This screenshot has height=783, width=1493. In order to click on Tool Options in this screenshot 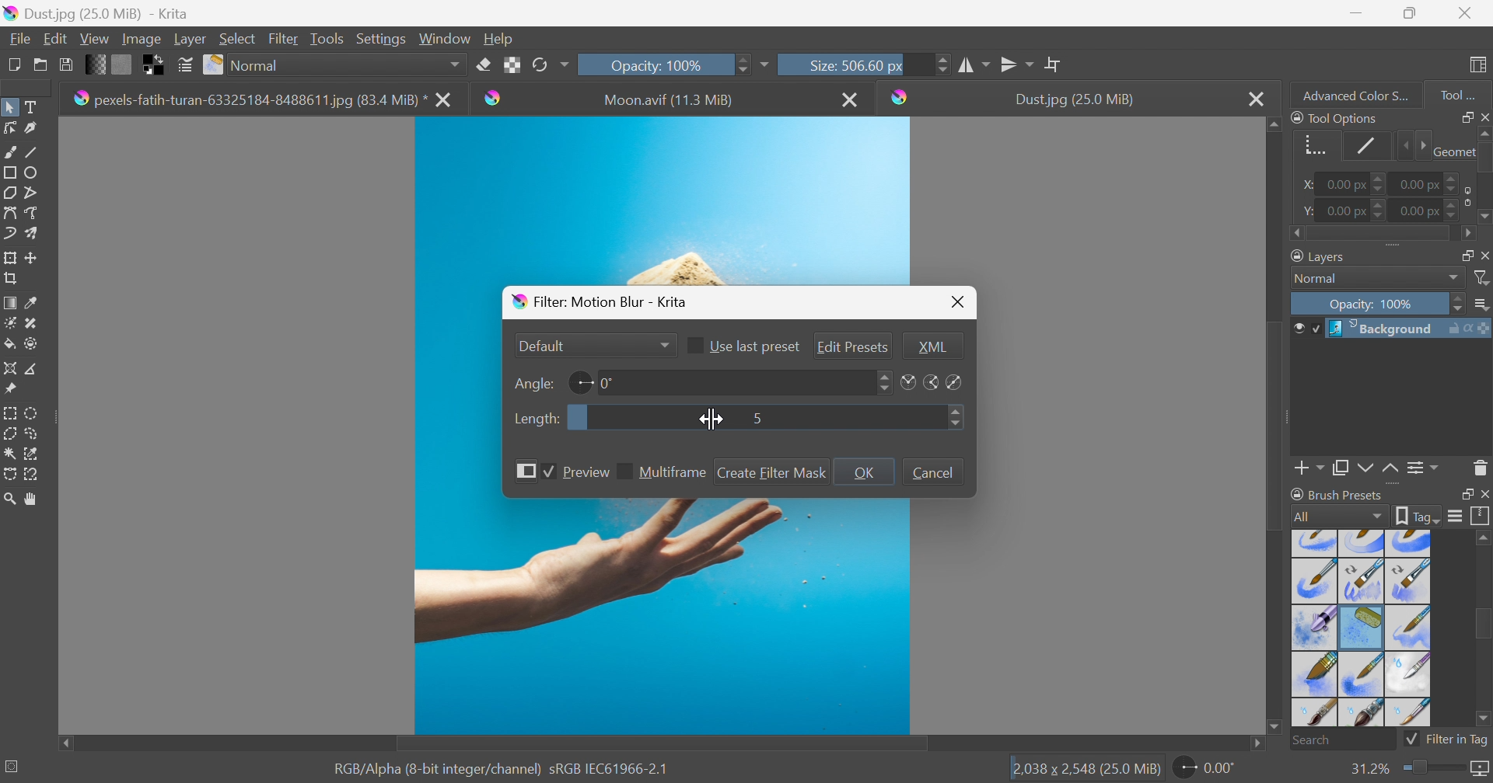, I will do `click(1334, 117)`.